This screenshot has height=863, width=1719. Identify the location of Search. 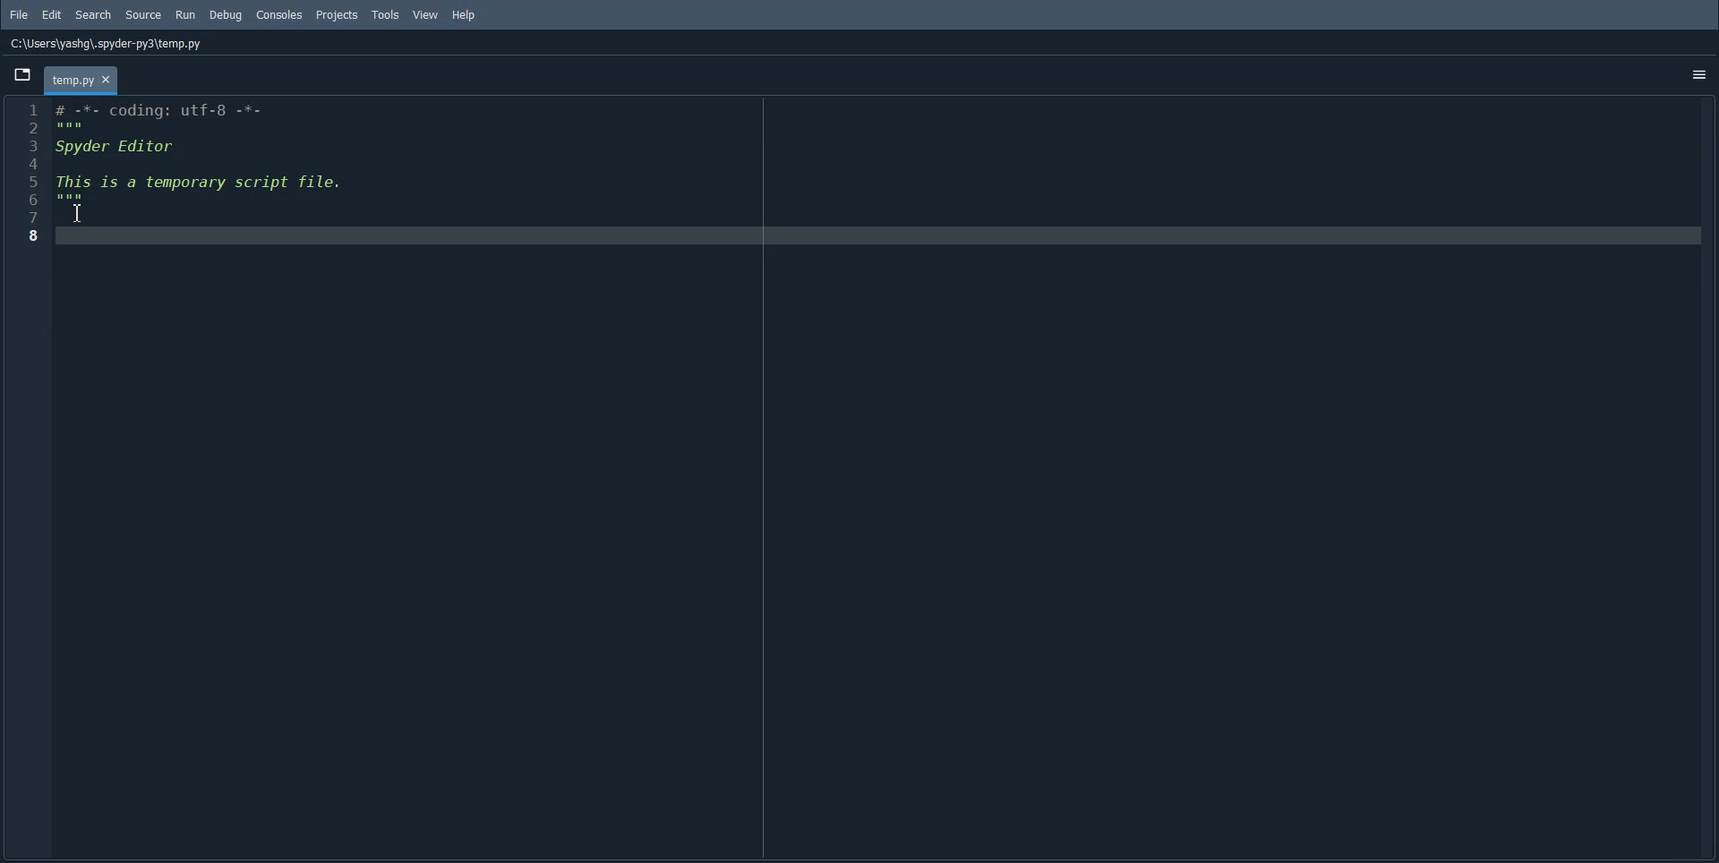
(95, 15).